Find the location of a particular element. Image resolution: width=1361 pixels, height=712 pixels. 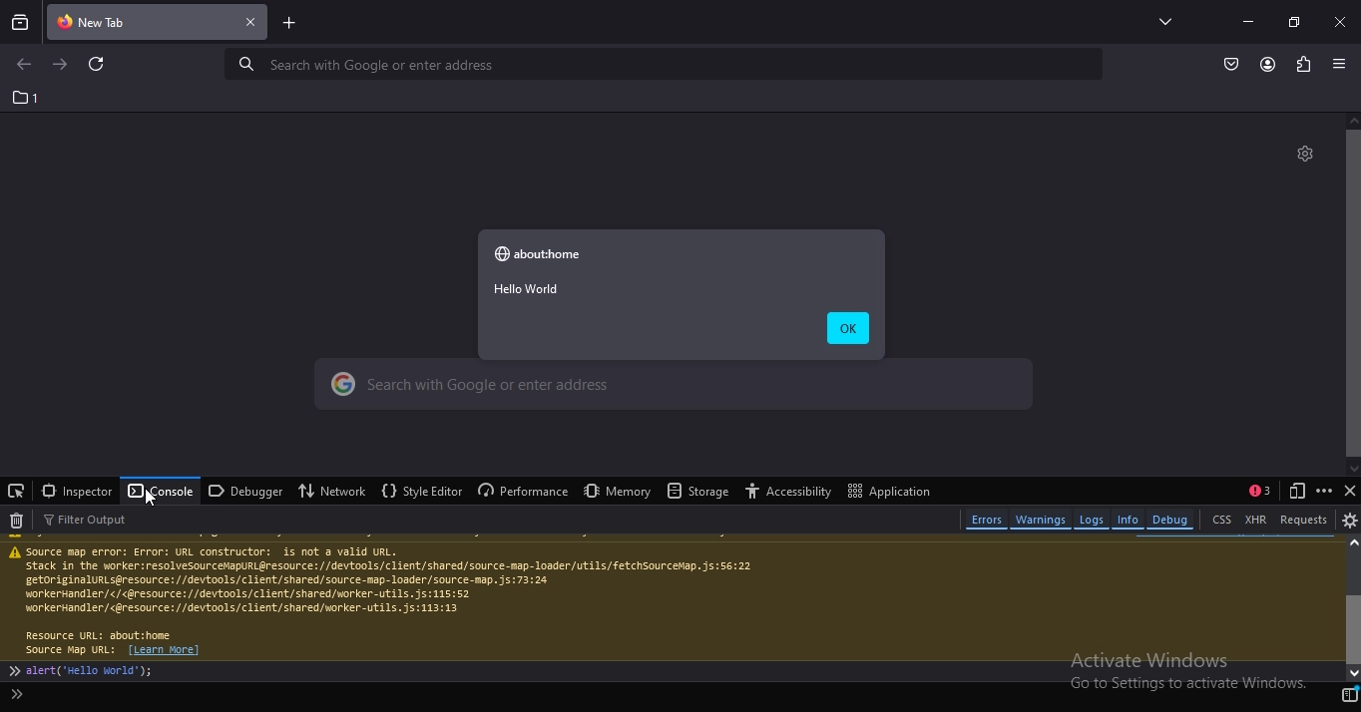

inspector is located at coordinates (76, 492).